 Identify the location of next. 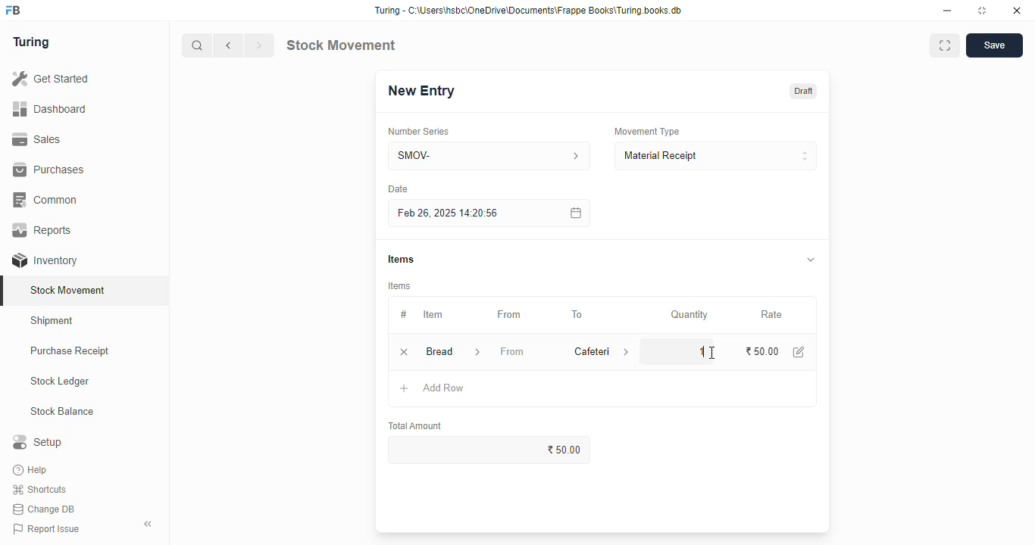
(259, 45).